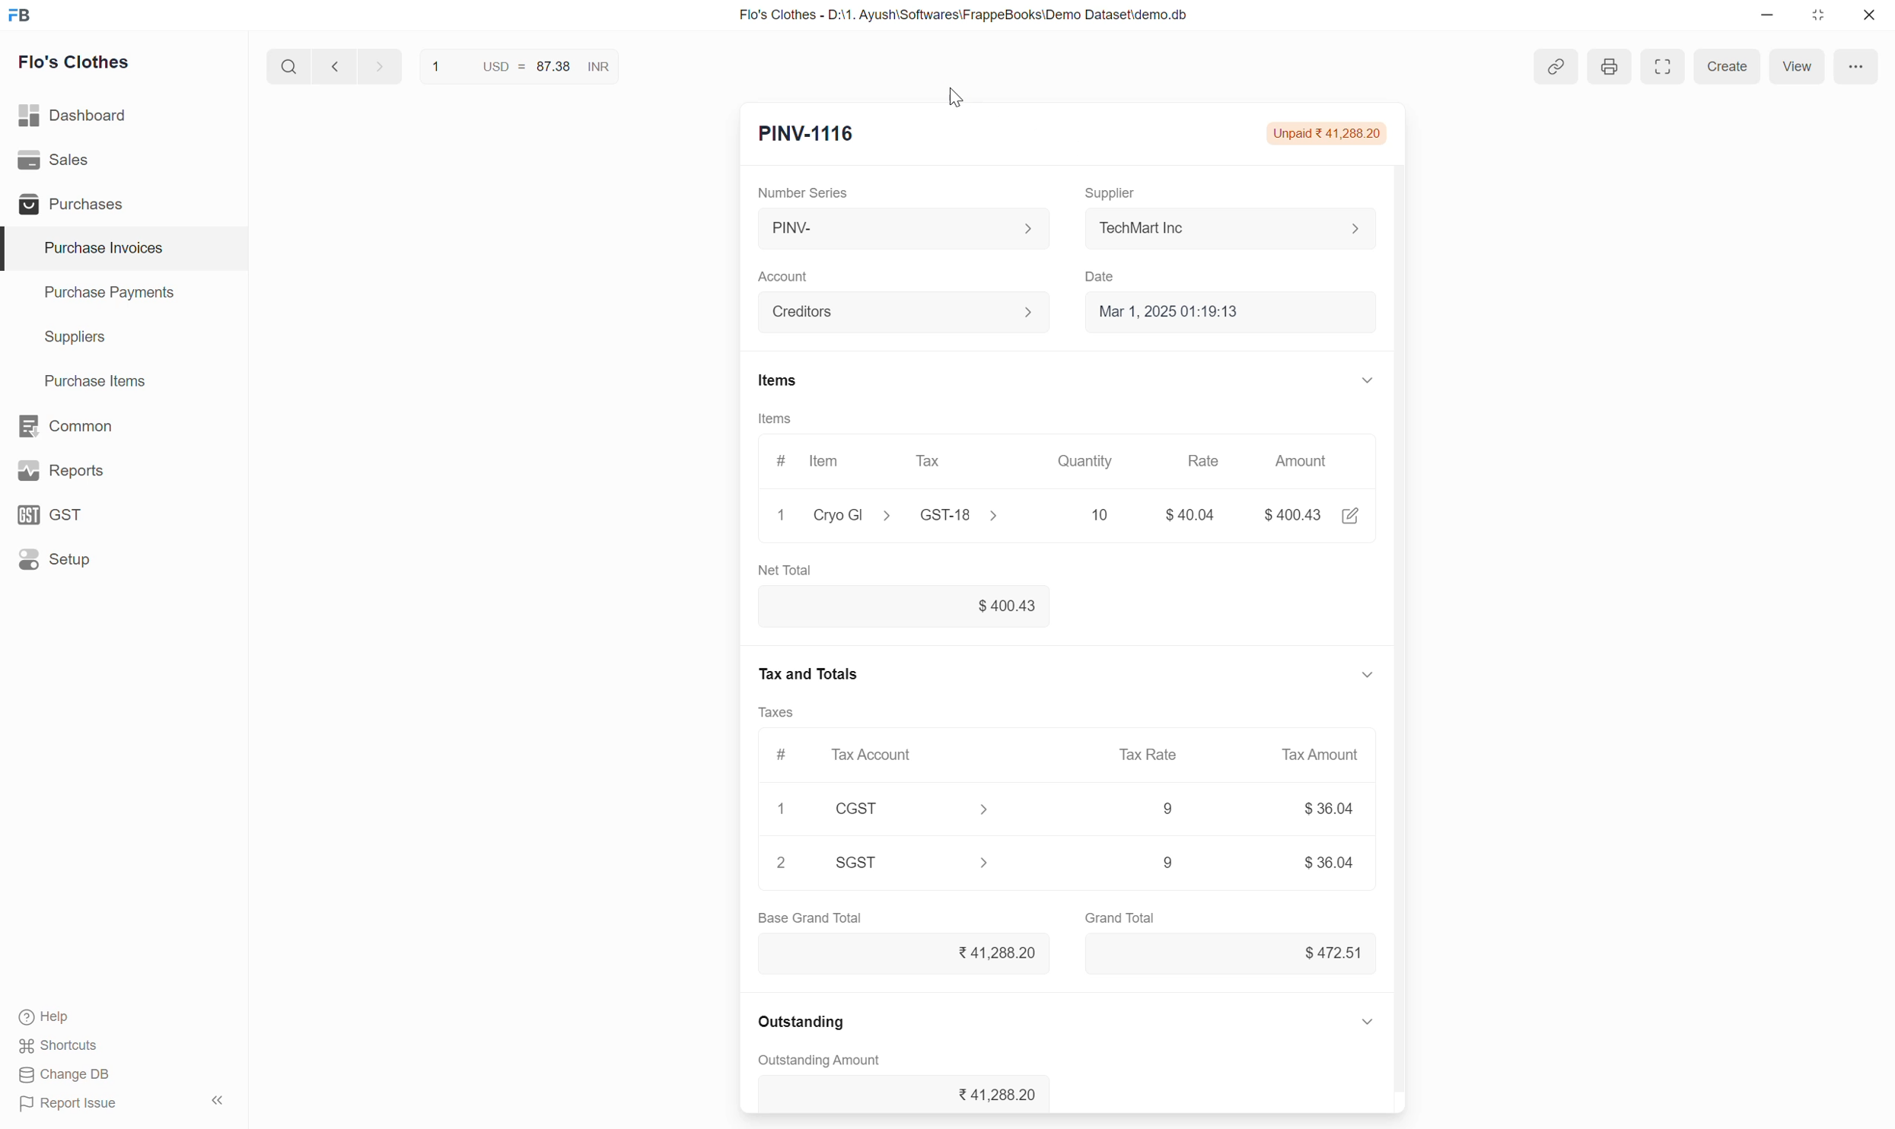 The height and width of the screenshot is (1129, 1895). Describe the element at coordinates (87, 378) in the screenshot. I see `Purchase Items` at that location.